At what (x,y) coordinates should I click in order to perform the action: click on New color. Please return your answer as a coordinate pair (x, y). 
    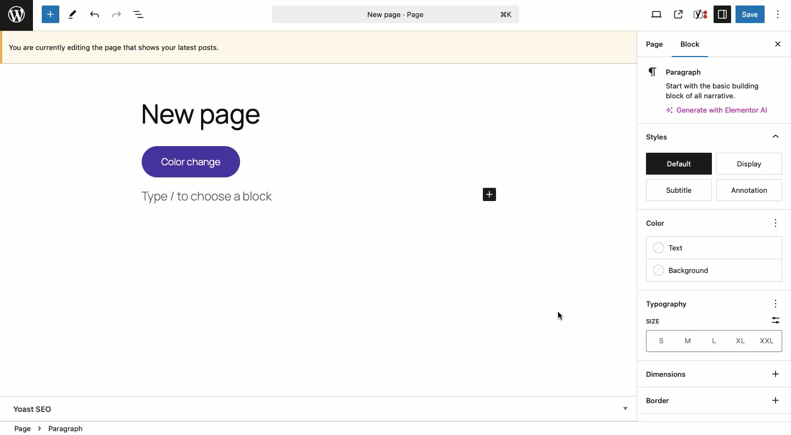
    Looking at the image, I should click on (193, 161).